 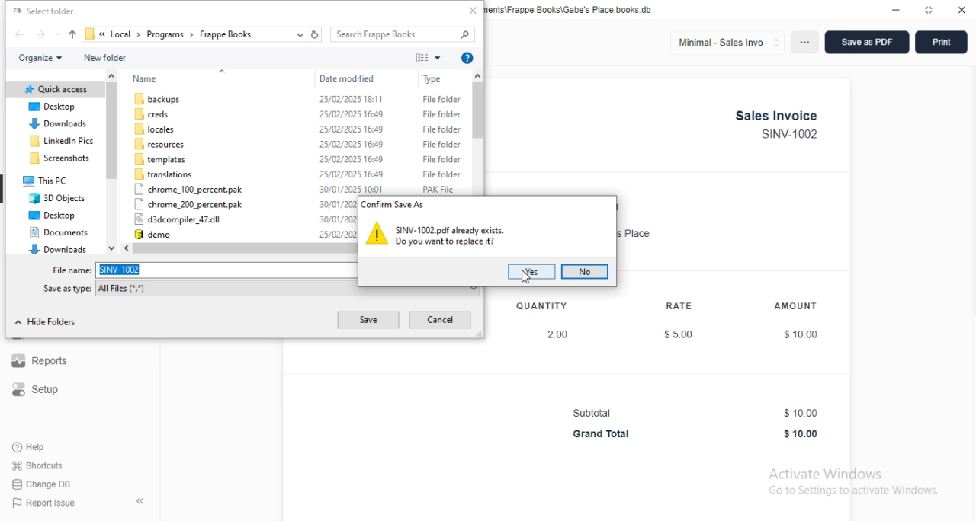 What do you see at coordinates (72, 270) in the screenshot?
I see `file name:` at bounding box center [72, 270].